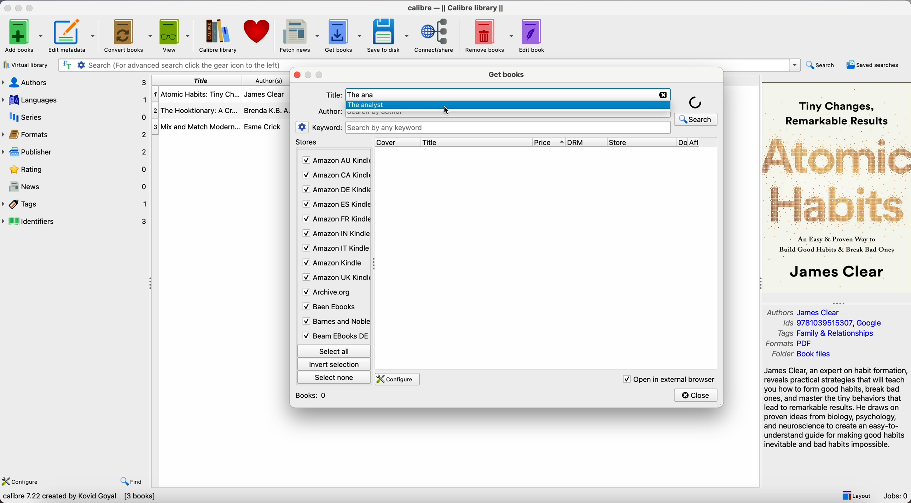  What do you see at coordinates (25, 65) in the screenshot?
I see `virtual library` at bounding box center [25, 65].